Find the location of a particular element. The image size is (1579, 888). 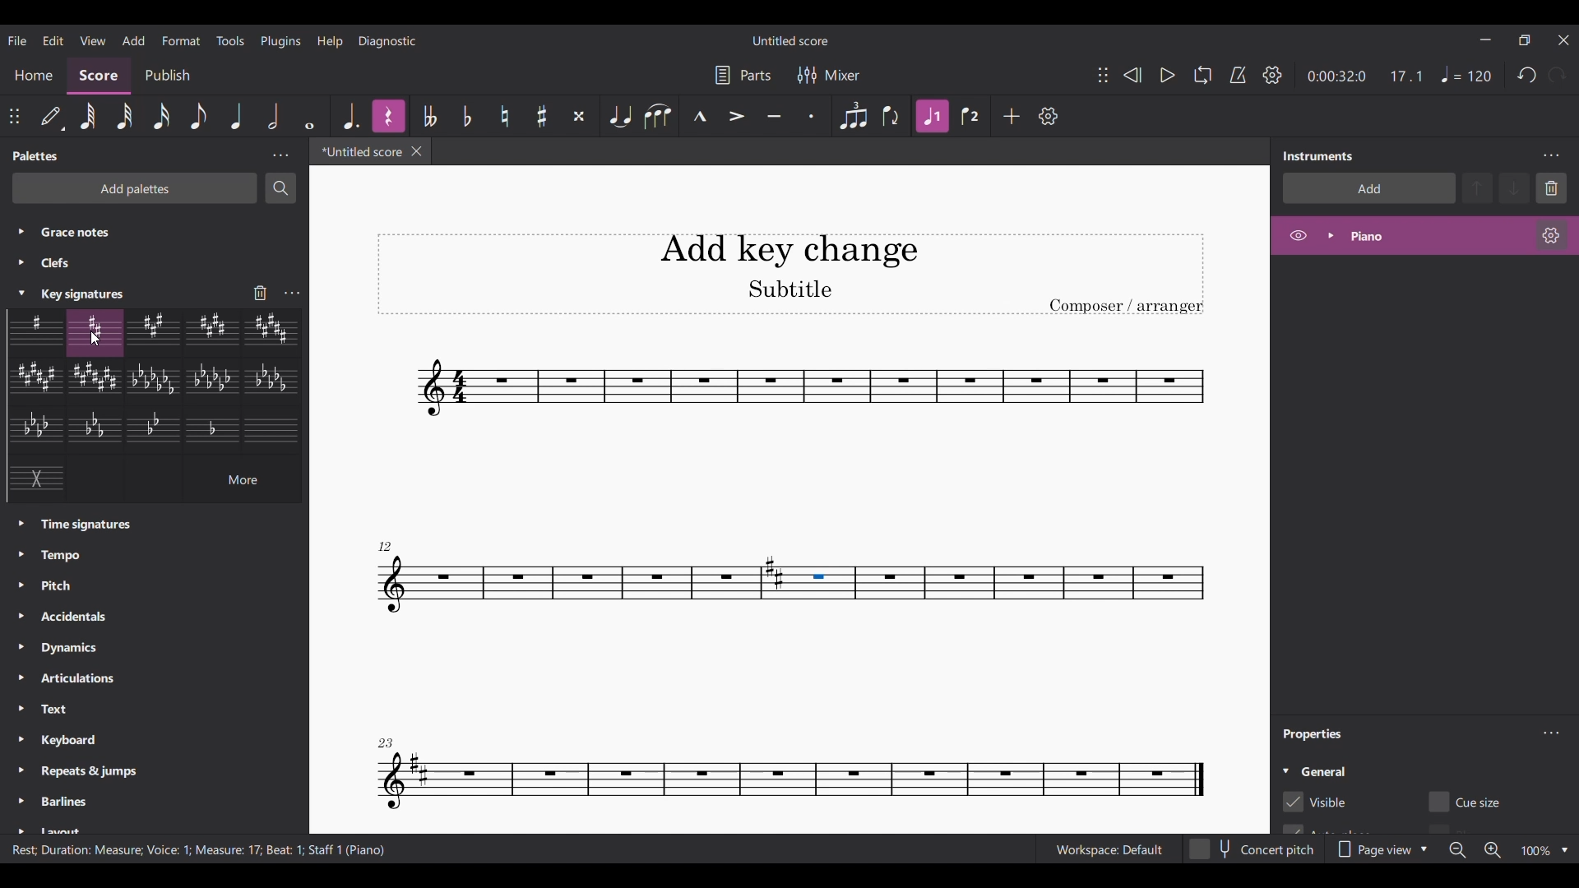

Mixer is located at coordinates (827, 75).